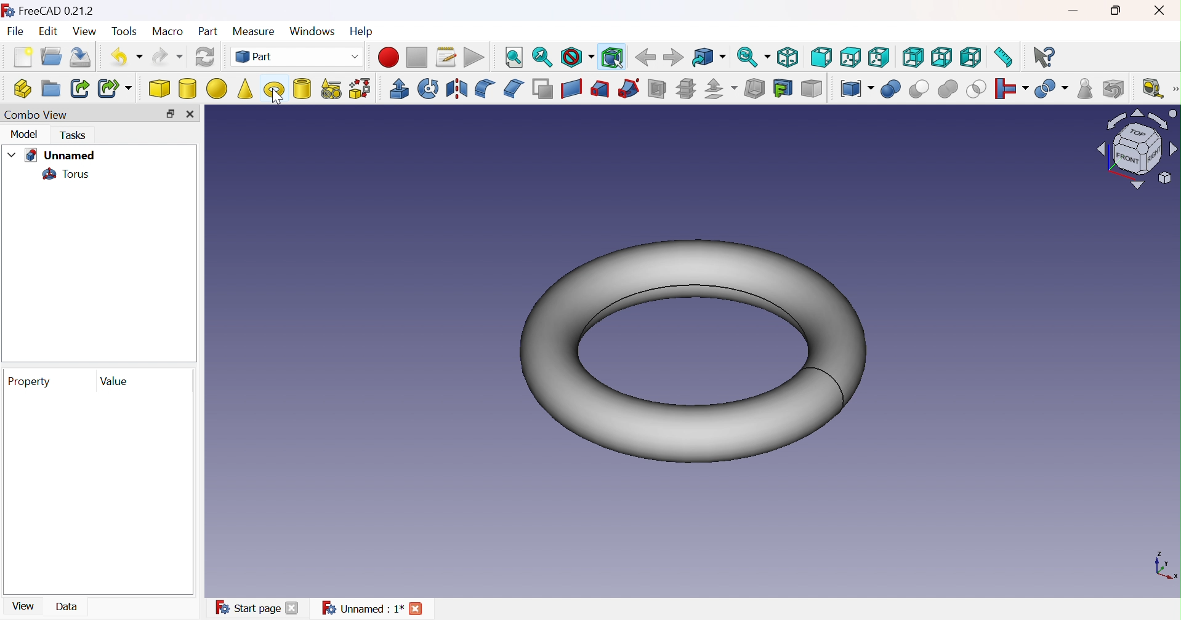 The height and width of the screenshot is (620, 1181). Describe the element at coordinates (314, 33) in the screenshot. I see `Windows` at that location.